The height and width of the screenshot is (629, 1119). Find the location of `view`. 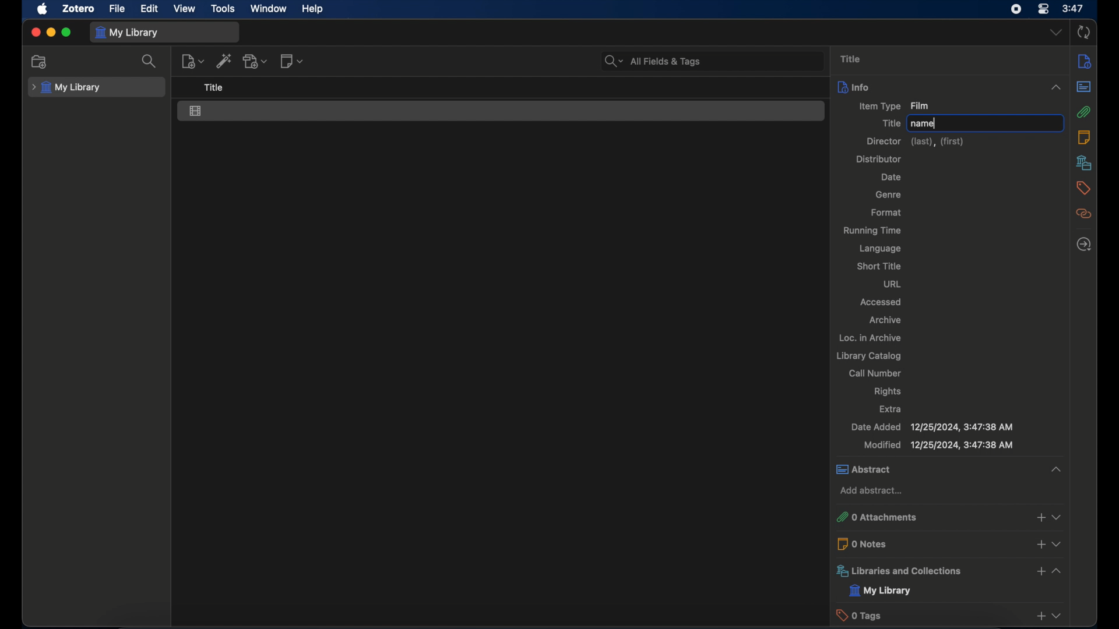

view is located at coordinates (185, 9).